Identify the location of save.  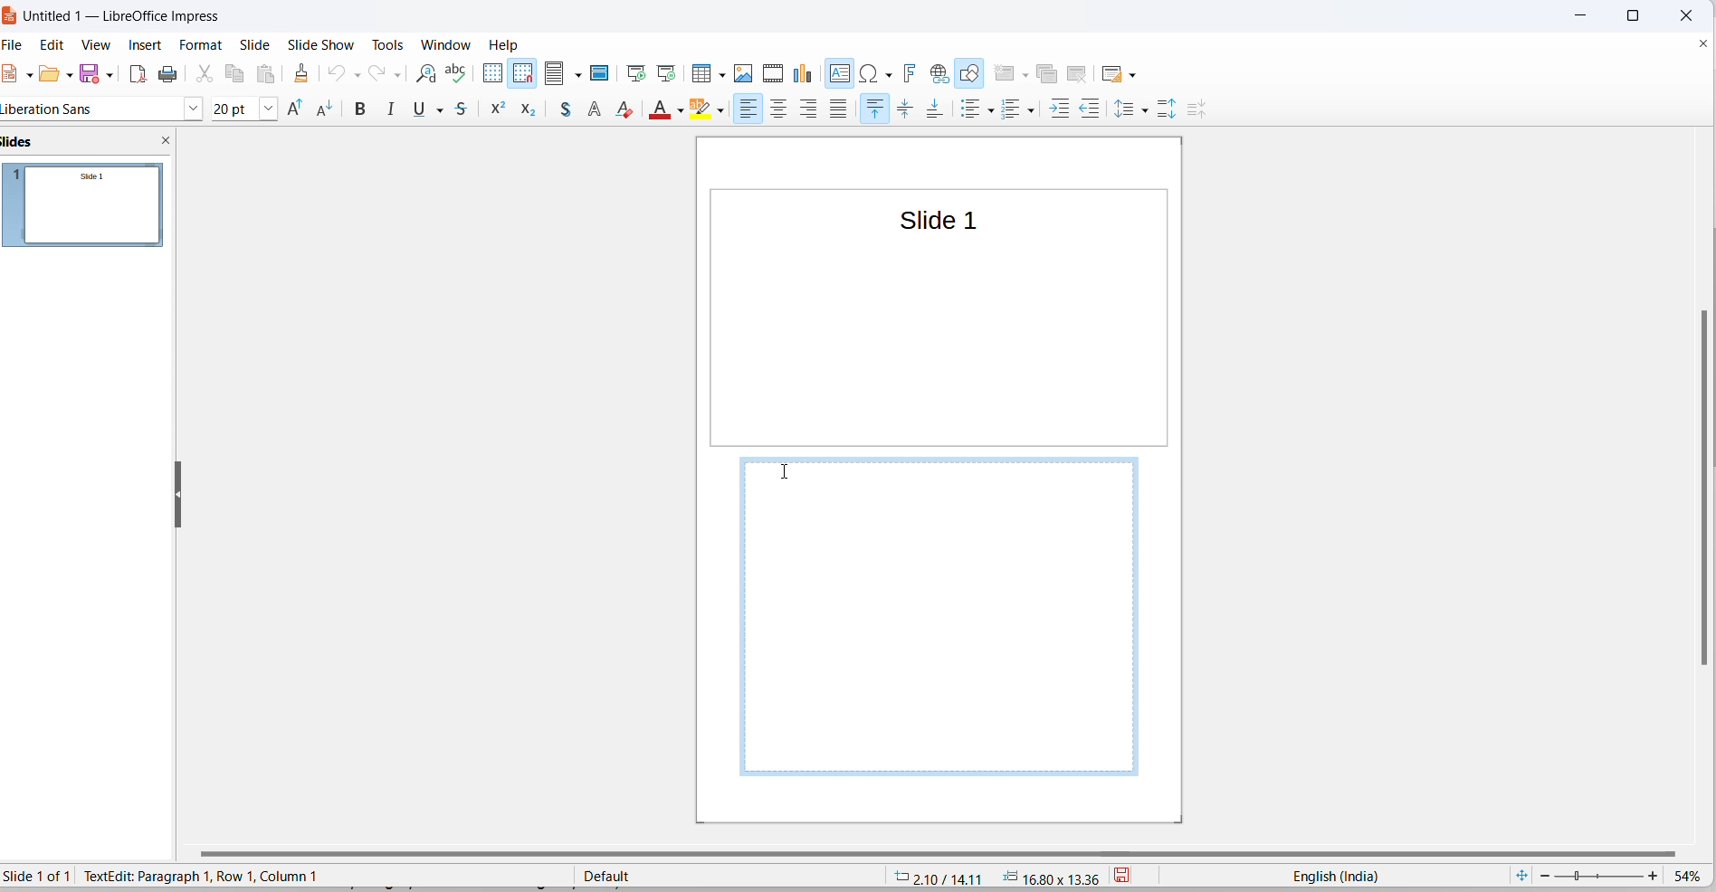
(1127, 876).